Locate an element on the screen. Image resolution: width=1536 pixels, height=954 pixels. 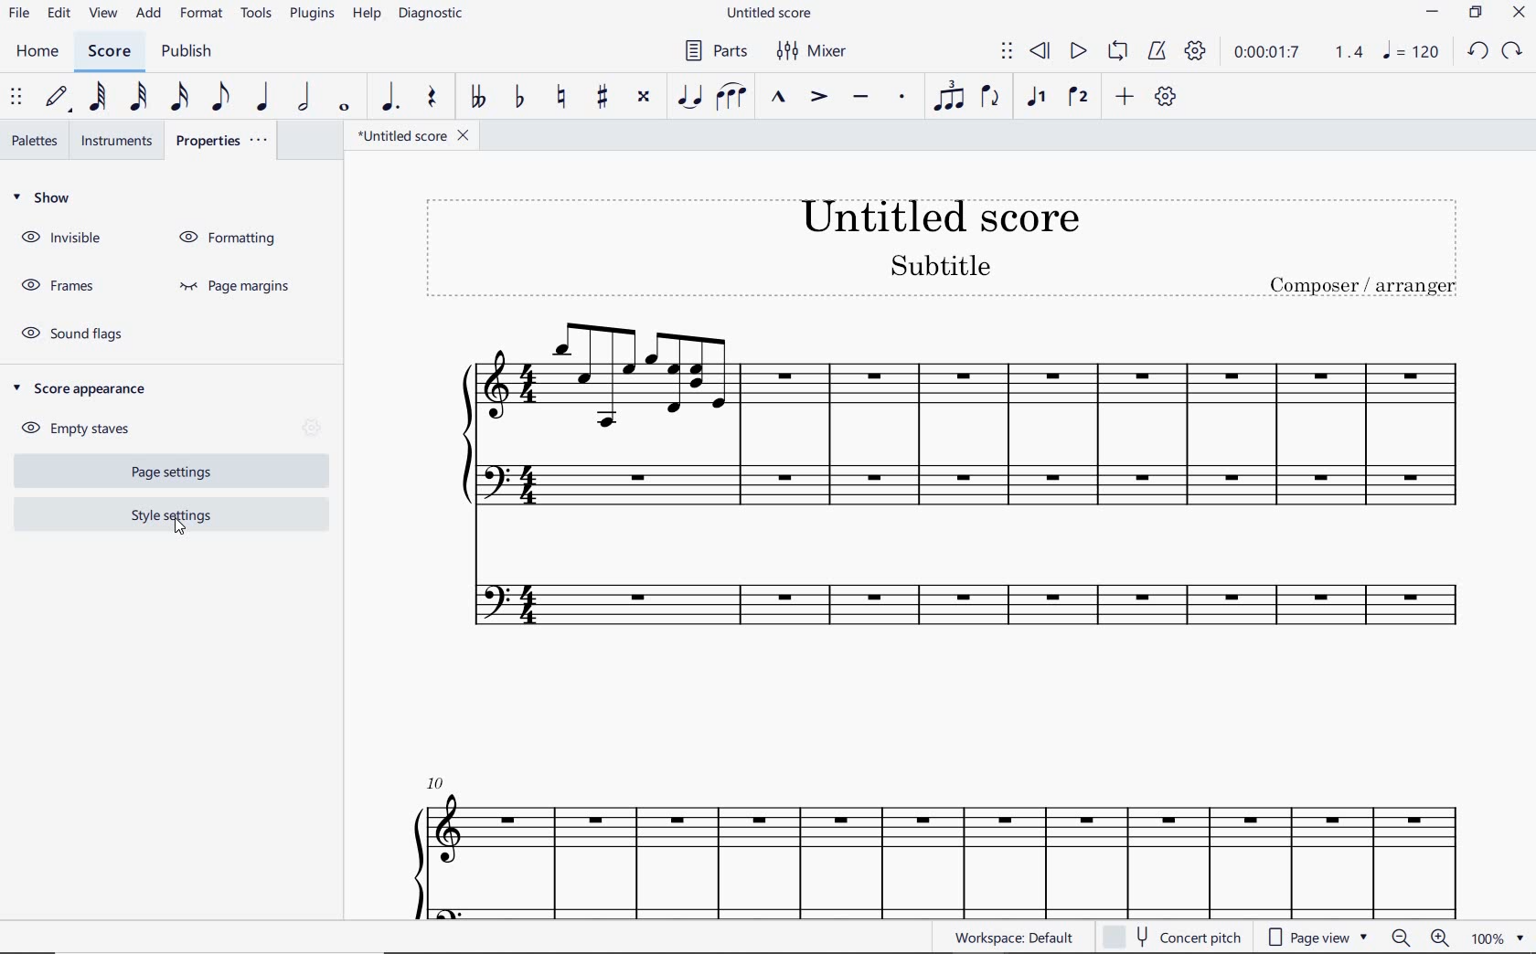
STACCATO is located at coordinates (902, 100).